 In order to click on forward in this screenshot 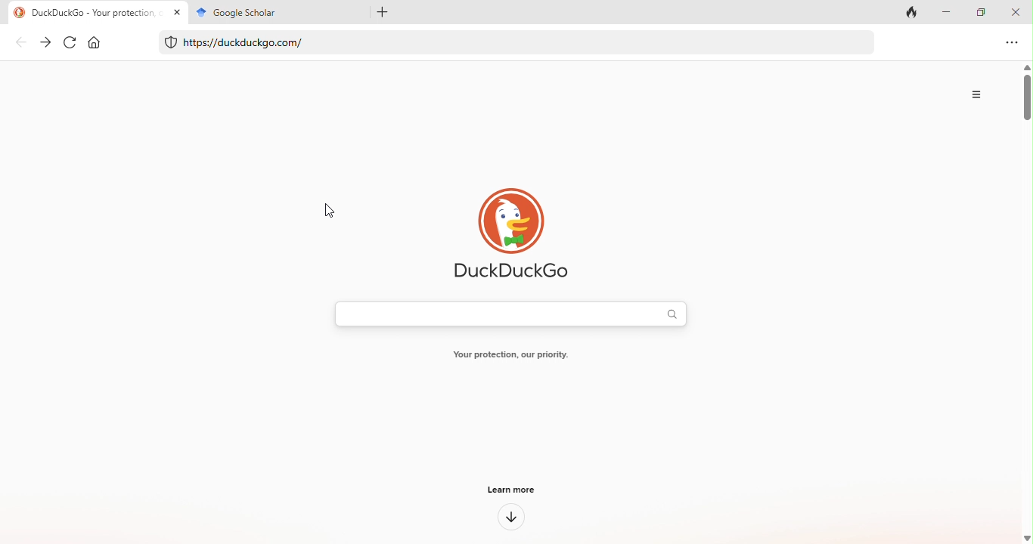, I will do `click(45, 43)`.